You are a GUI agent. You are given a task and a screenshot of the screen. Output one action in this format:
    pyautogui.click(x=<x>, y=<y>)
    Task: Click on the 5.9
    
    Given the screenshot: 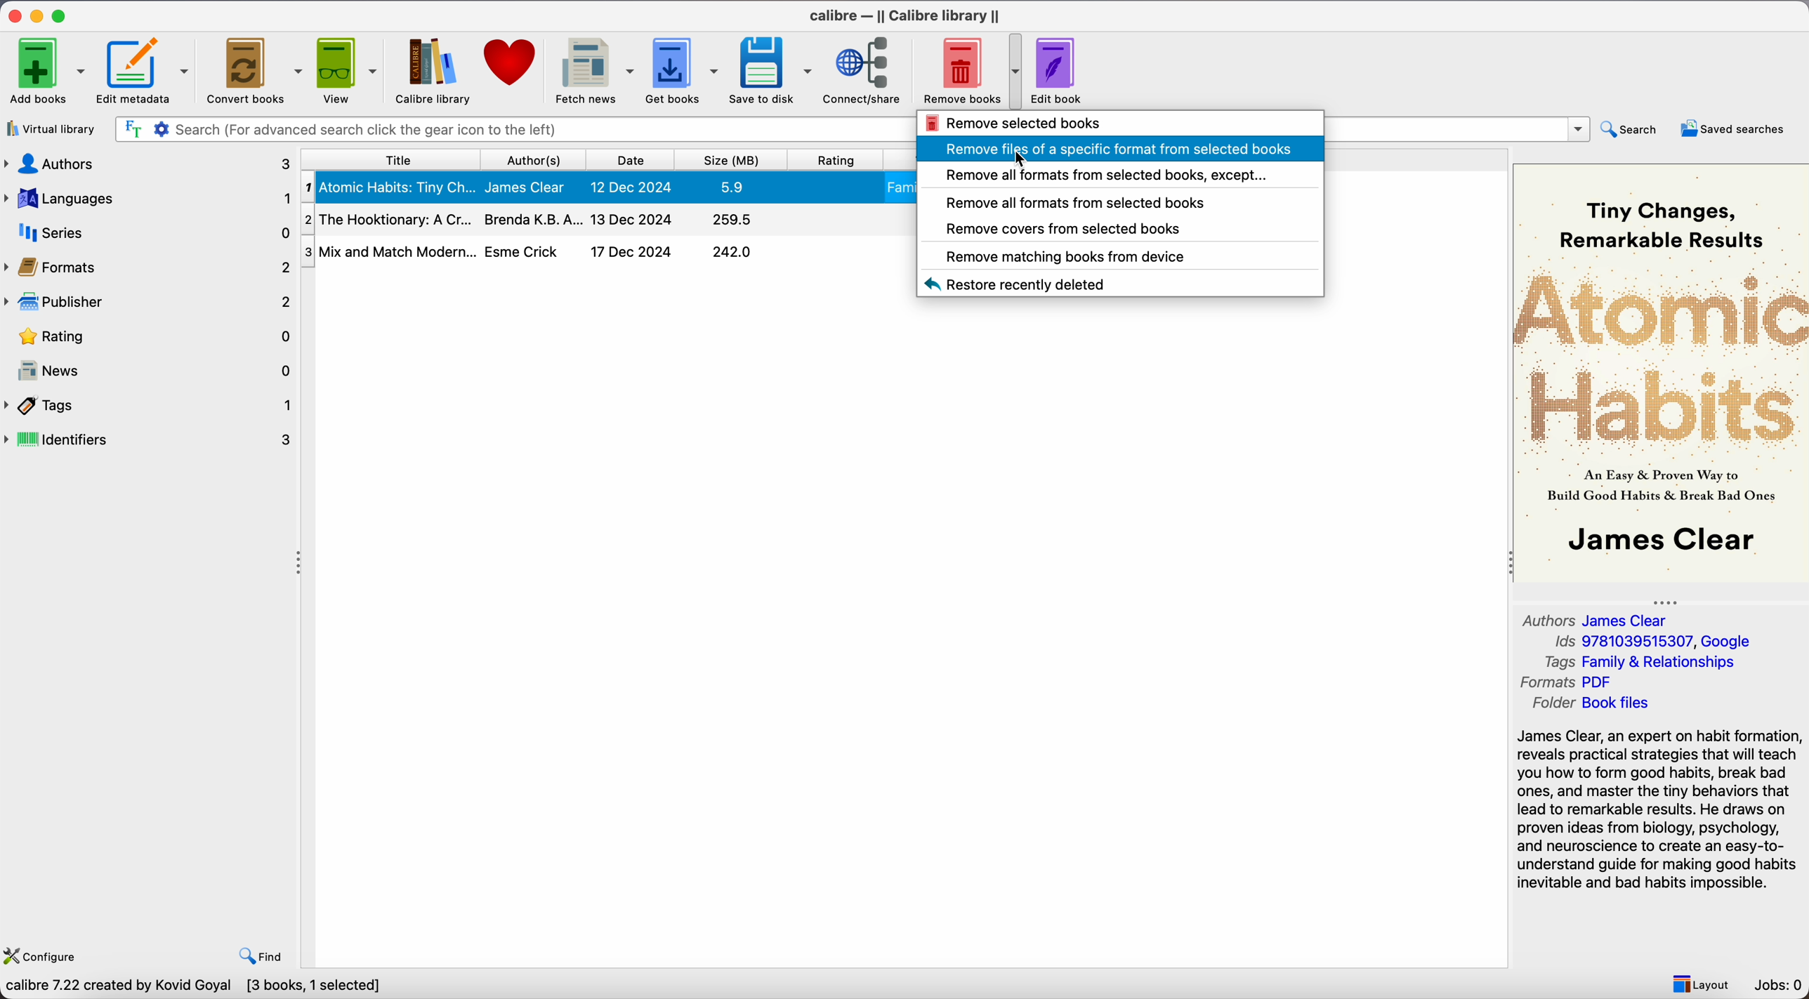 What is the action you would take?
    pyautogui.click(x=735, y=187)
    